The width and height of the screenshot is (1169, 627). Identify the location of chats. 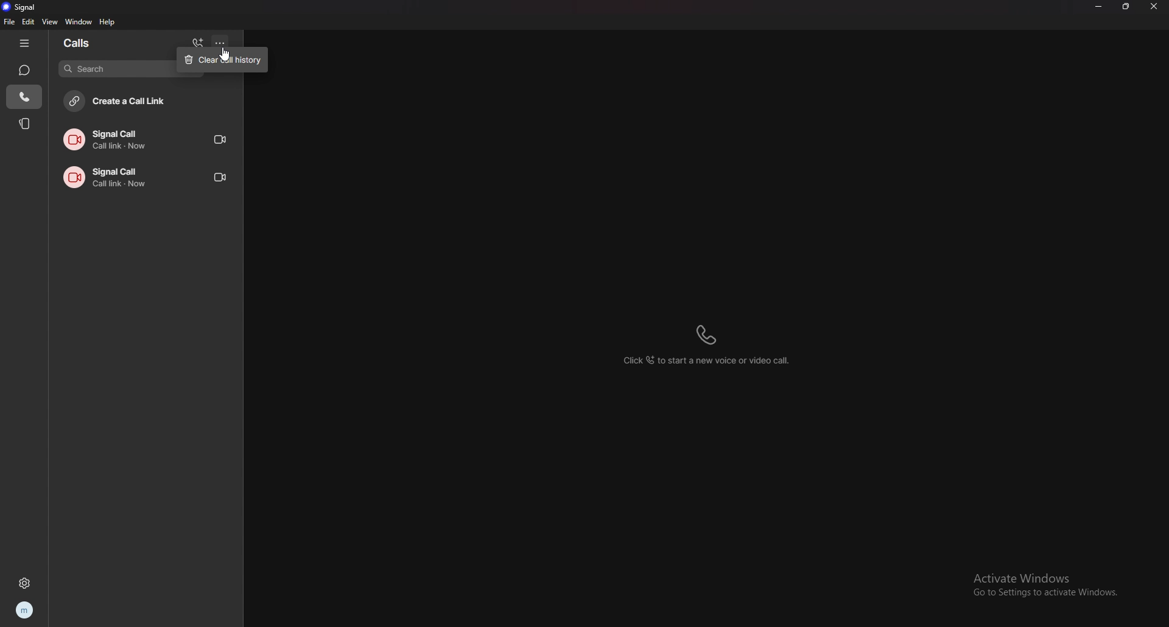
(25, 70).